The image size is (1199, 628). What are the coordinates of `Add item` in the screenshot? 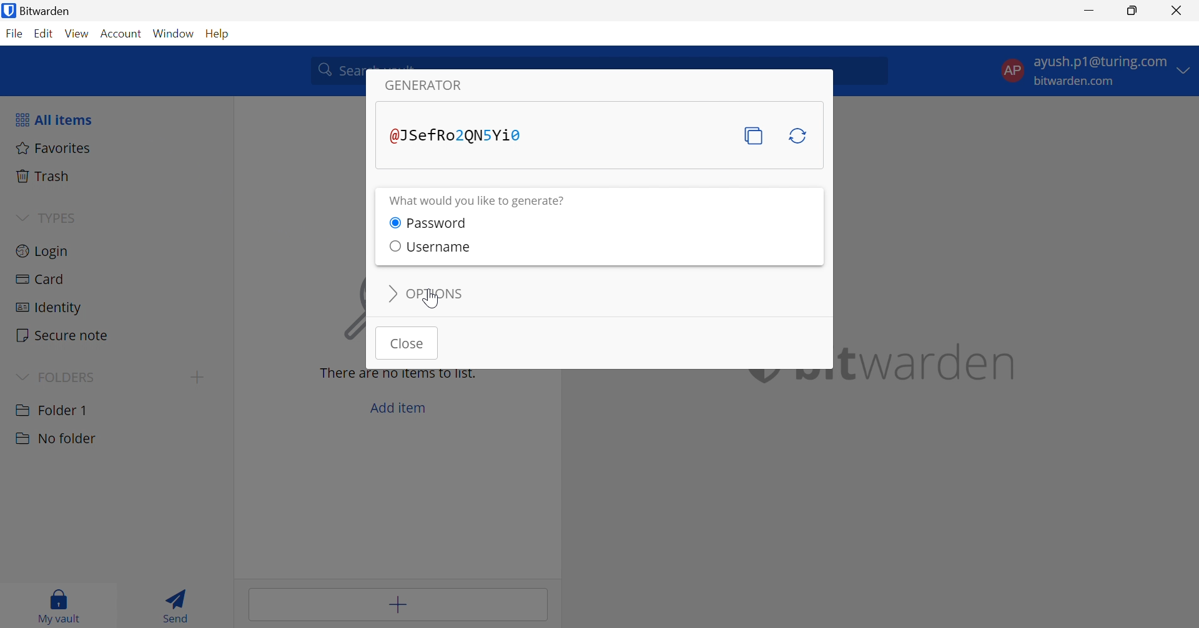 It's located at (400, 408).